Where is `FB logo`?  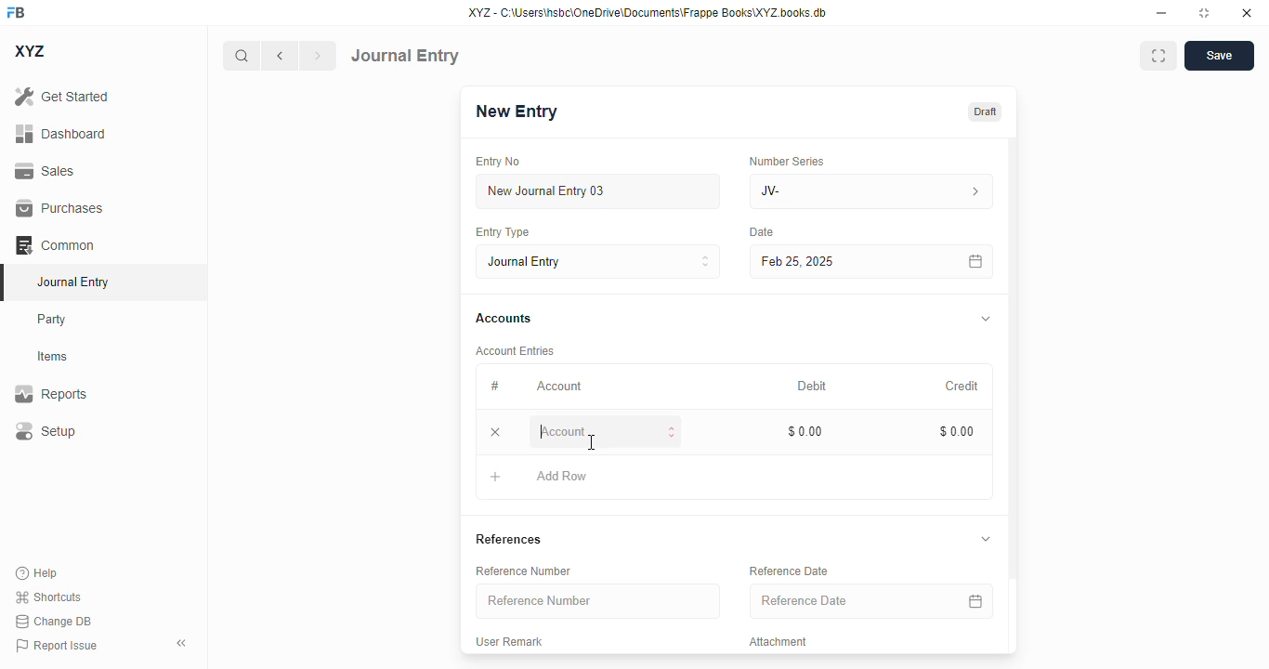
FB logo is located at coordinates (16, 11).